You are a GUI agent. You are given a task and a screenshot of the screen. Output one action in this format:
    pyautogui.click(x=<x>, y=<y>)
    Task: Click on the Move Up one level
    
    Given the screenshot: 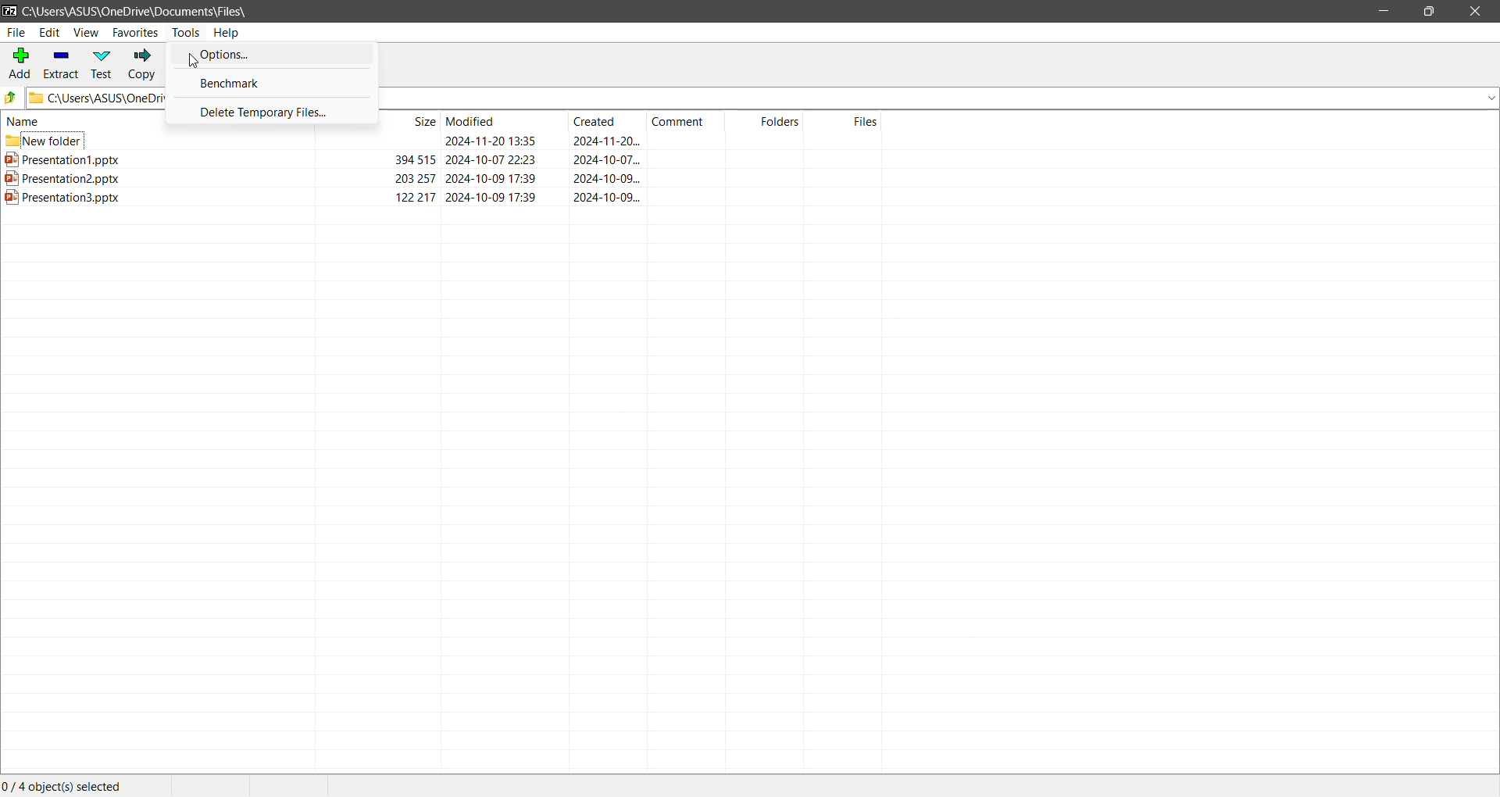 What is the action you would take?
    pyautogui.click(x=12, y=98)
    